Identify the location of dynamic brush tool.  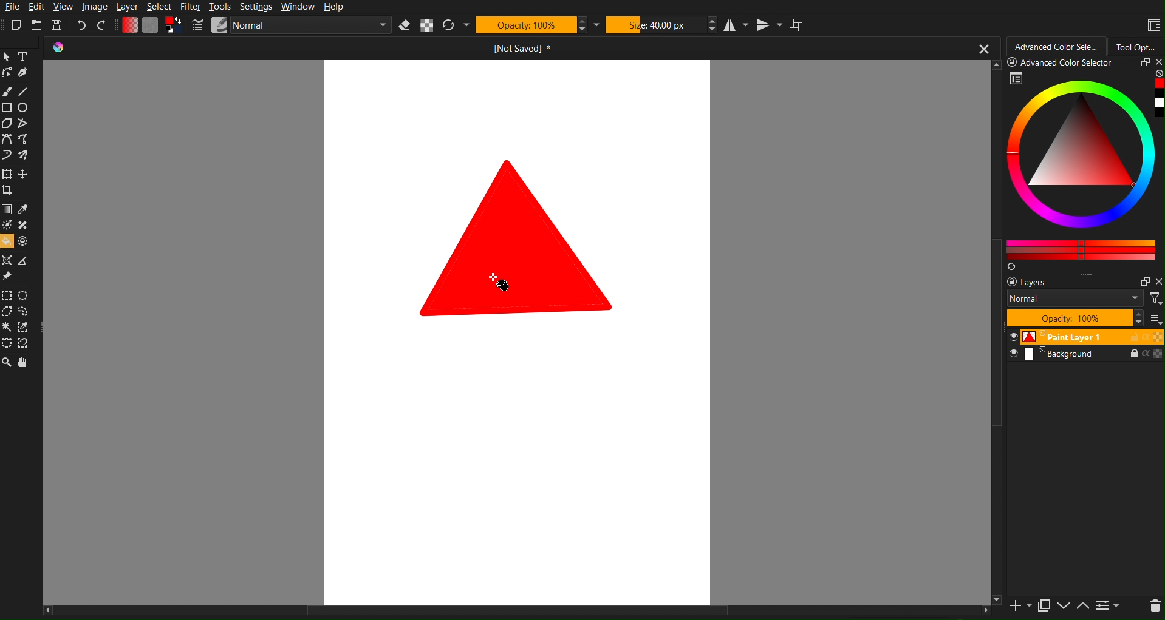
(7, 156).